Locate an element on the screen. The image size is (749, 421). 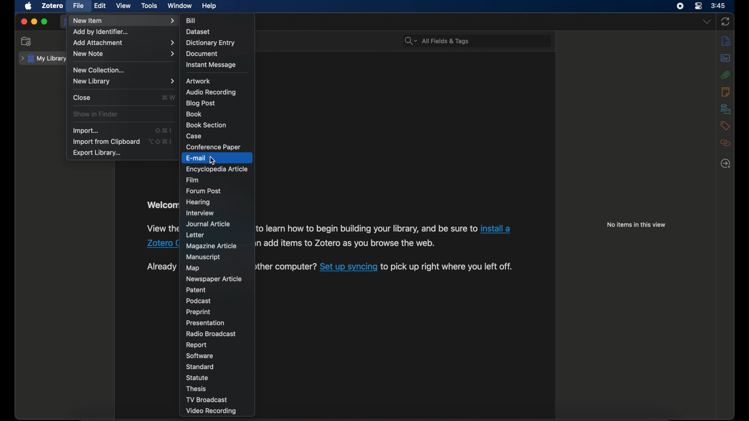
cursor is located at coordinates (213, 161).